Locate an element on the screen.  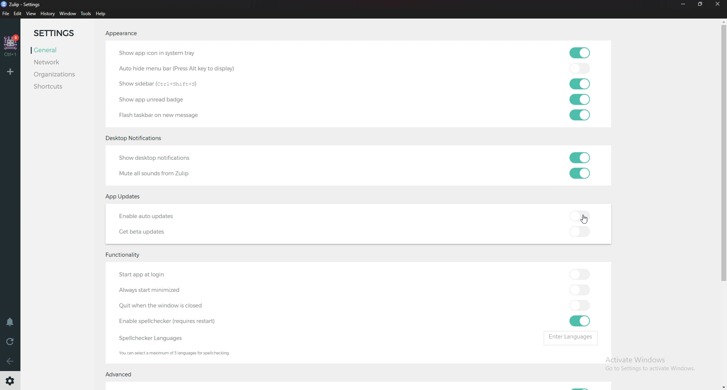
toggle is located at coordinates (580, 115).